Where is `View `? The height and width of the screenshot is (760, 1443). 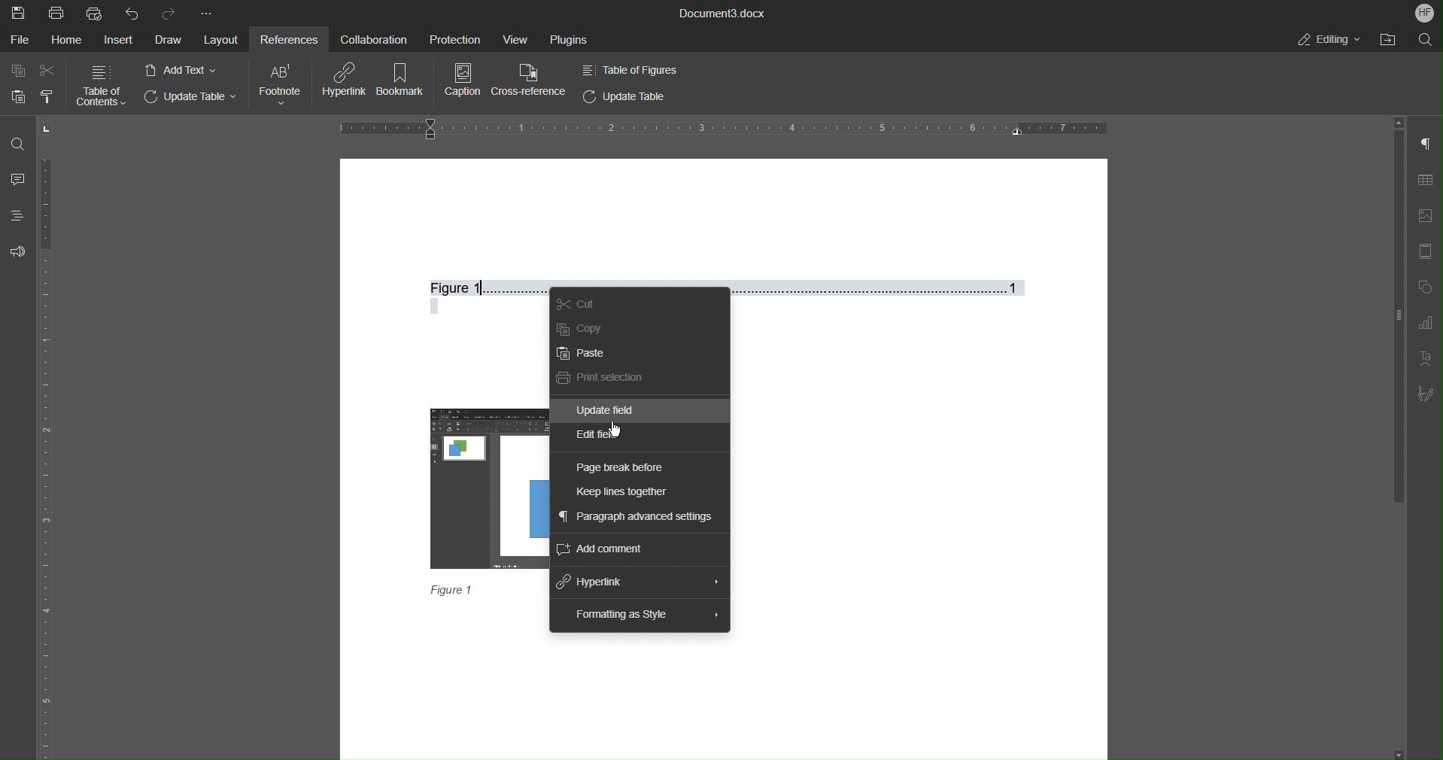
View  is located at coordinates (510, 37).